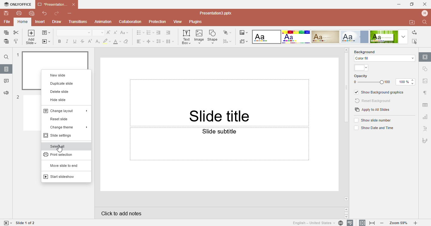 This screenshot has width=431, height=226. Describe the element at coordinates (399, 223) in the screenshot. I see `Zoom` at that location.